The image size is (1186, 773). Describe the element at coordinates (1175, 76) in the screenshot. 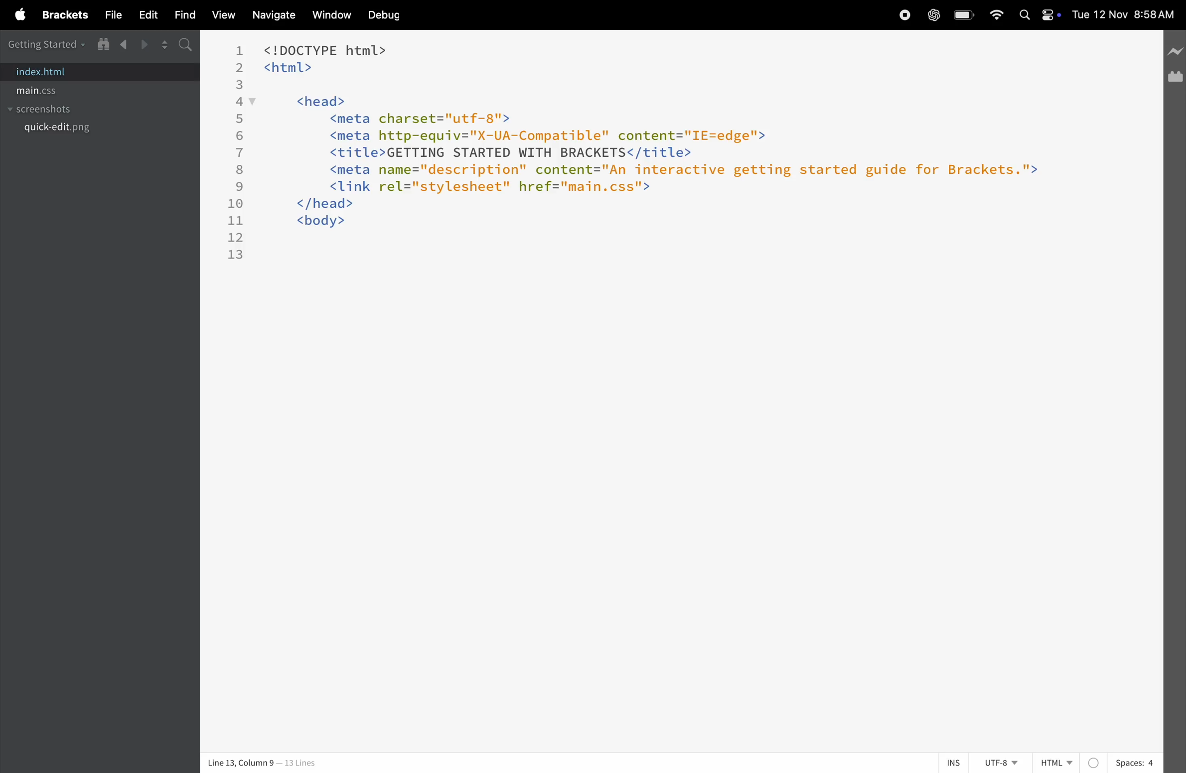

I see `extension mamager` at that location.